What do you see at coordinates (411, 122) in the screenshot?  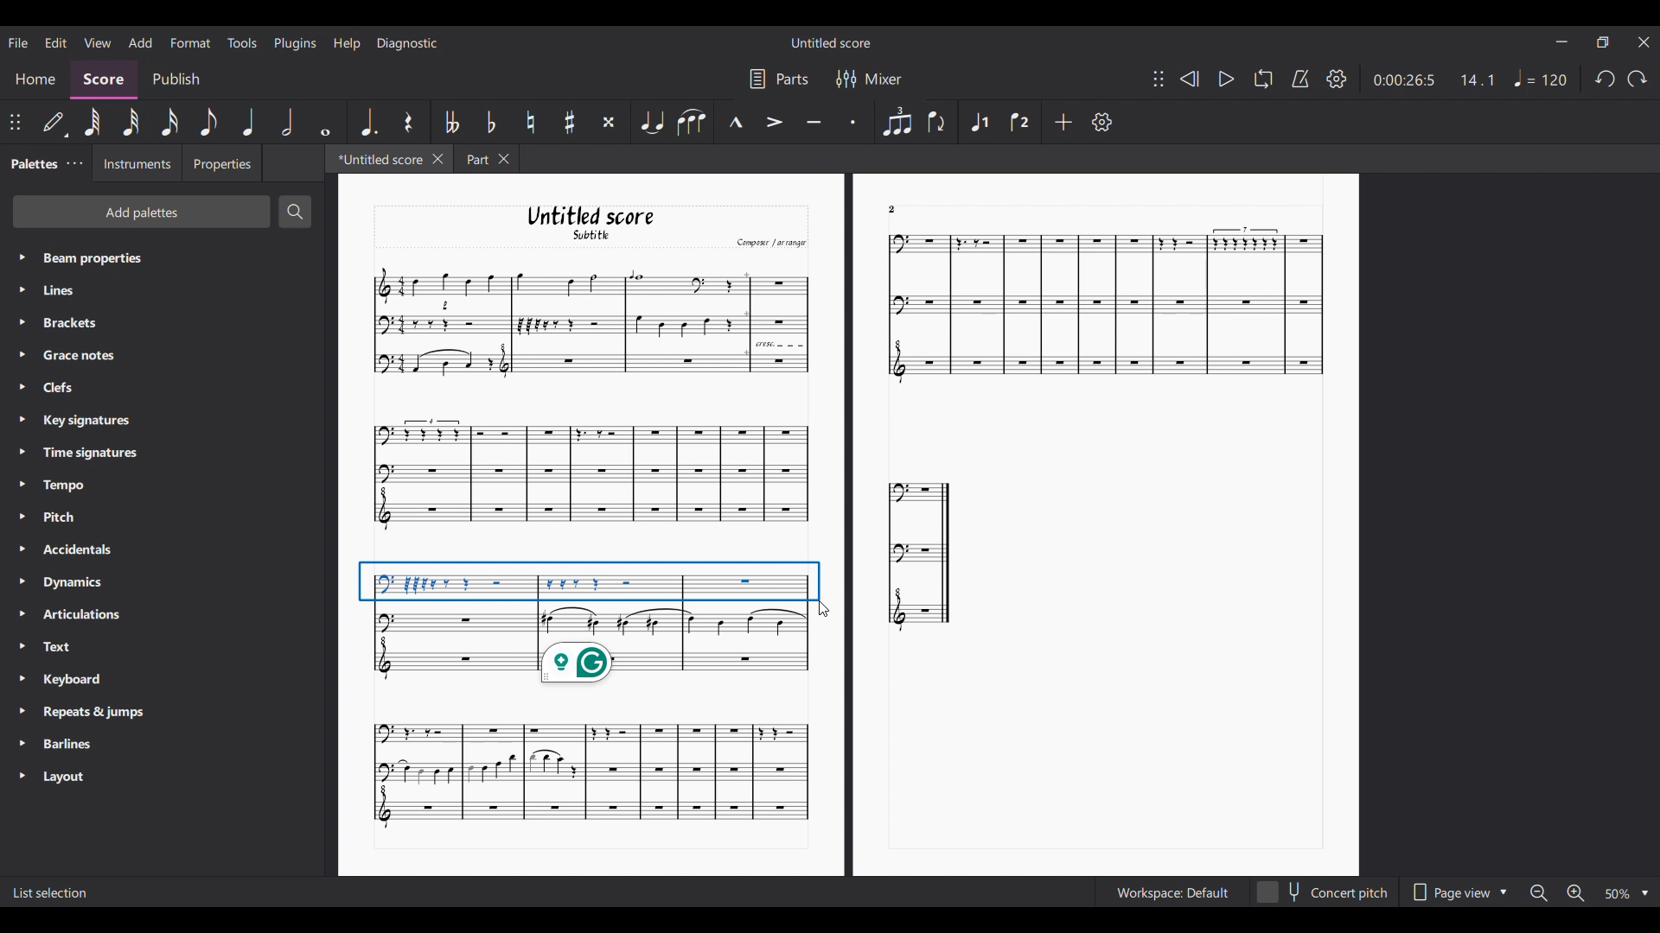 I see `Rest` at bounding box center [411, 122].